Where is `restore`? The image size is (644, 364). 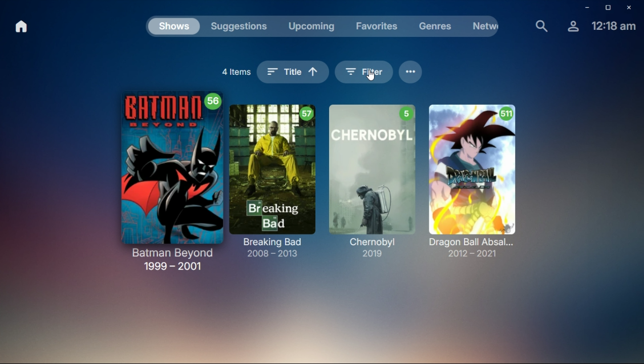
restore is located at coordinates (609, 9).